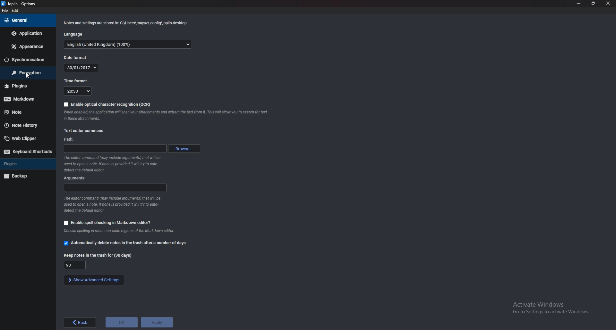 This screenshot has height=330, width=616. Describe the element at coordinates (115, 187) in the screenshot. I see `arguments` at that location.